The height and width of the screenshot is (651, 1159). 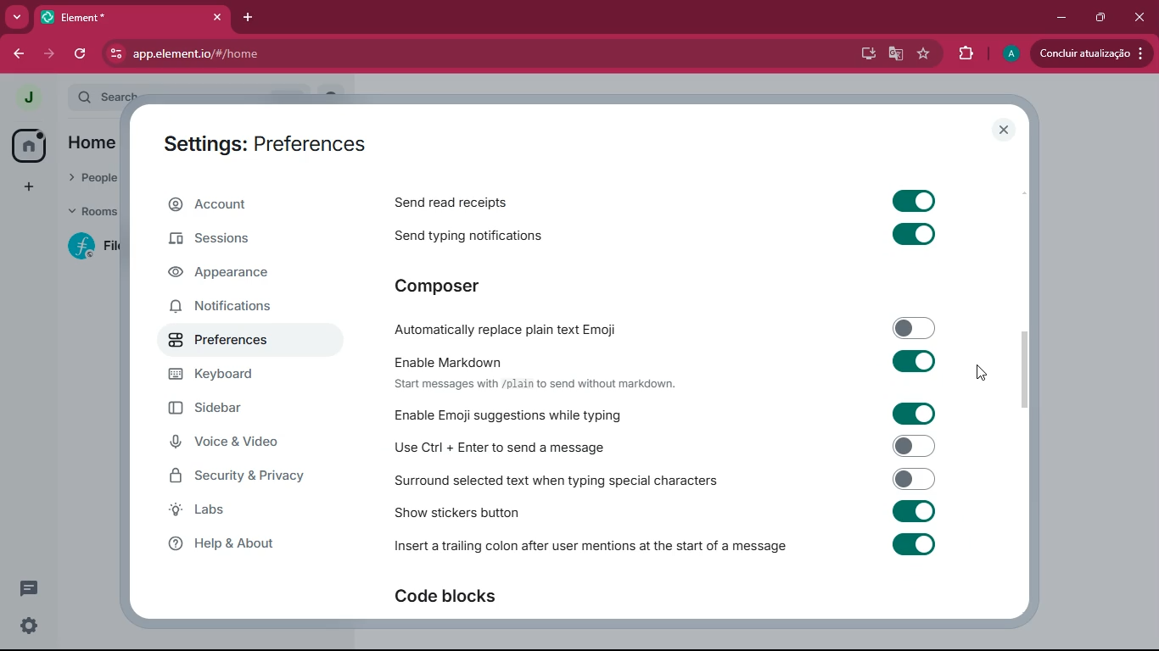 I want to click on enable markdown, so click(x=448, y=362).